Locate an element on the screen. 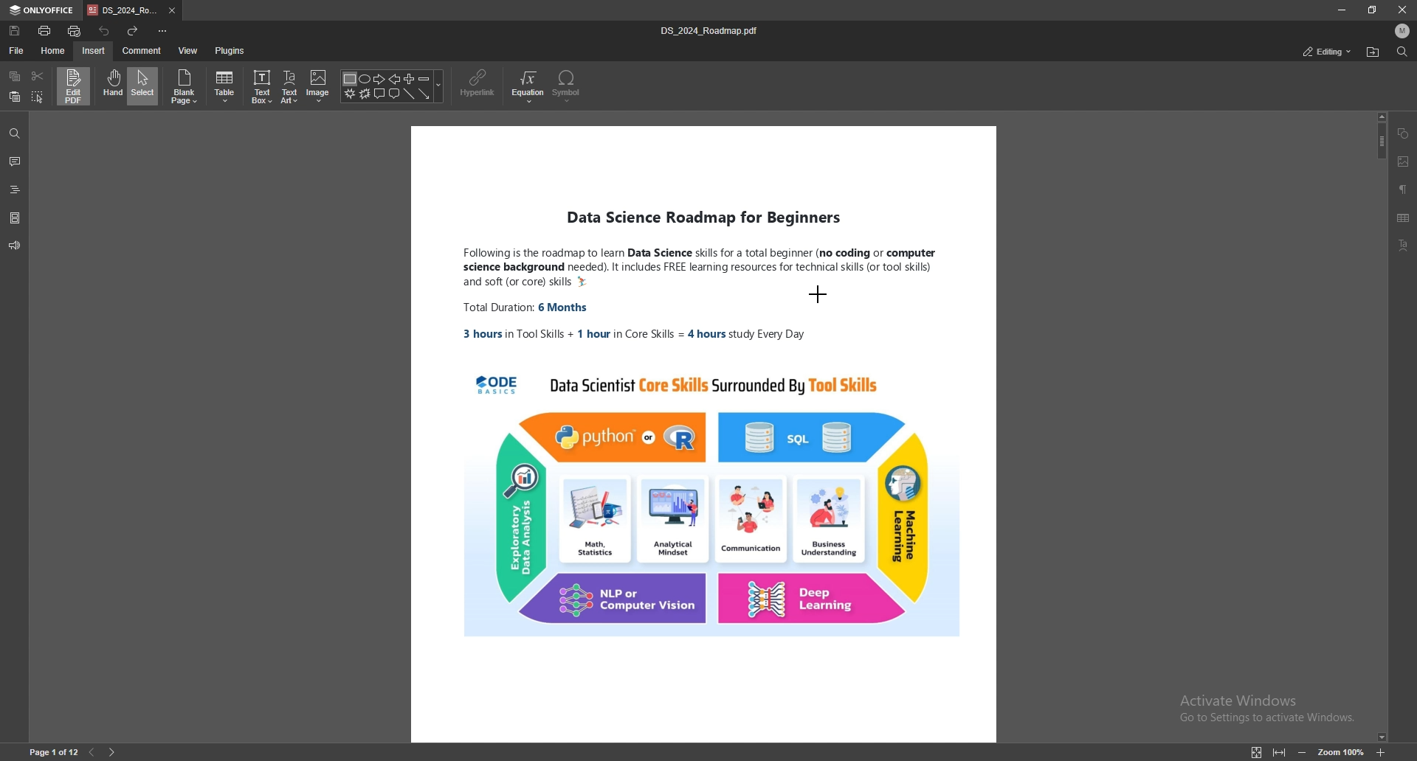 The image size is (1417, 761). select is located at coordinates (38, 97).